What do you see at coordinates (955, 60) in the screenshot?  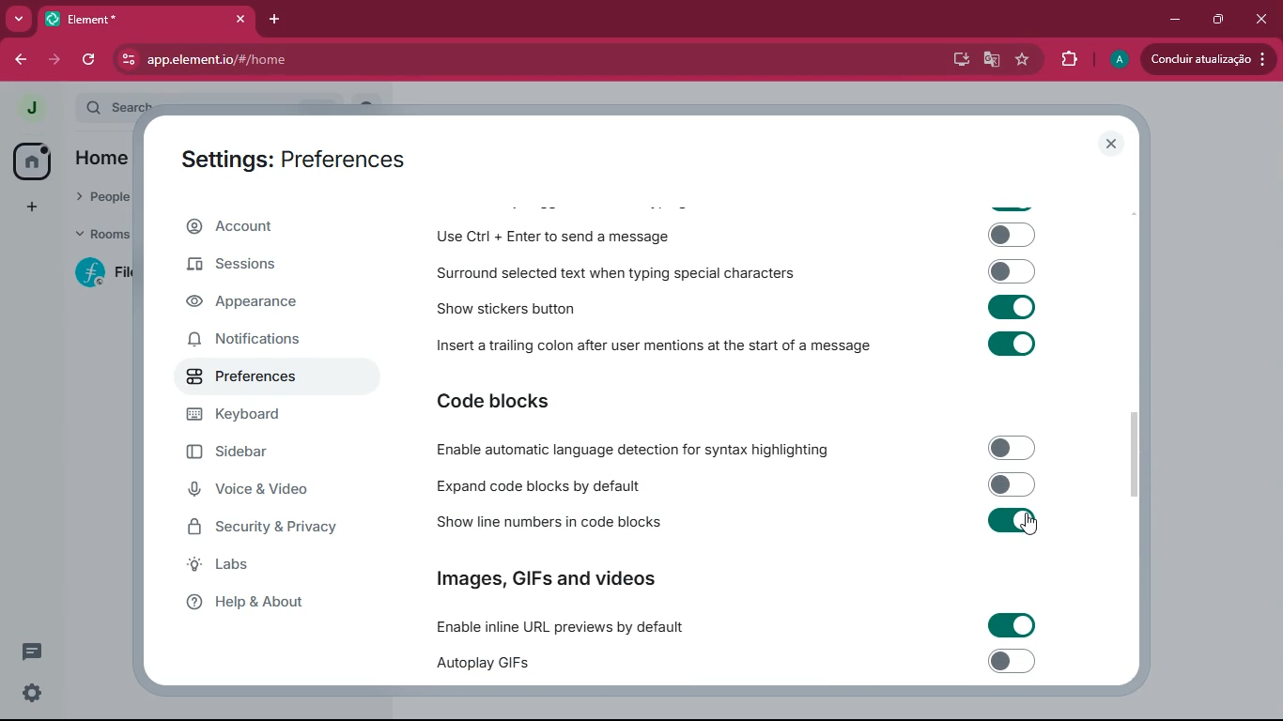 I see `desktop` at bounding box center [955, 60].